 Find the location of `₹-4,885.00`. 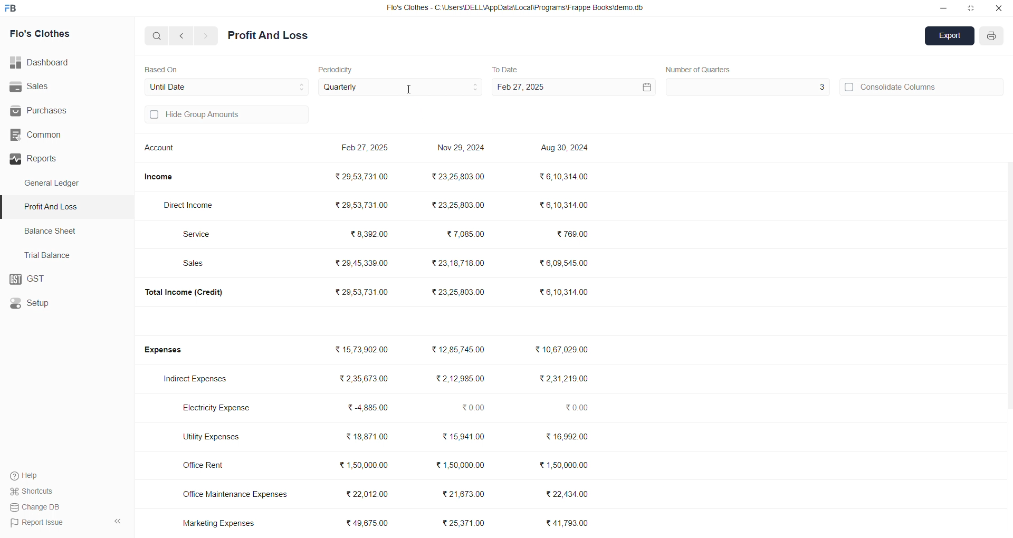

₹-4,885.00 is located at coordinates (371, 408).